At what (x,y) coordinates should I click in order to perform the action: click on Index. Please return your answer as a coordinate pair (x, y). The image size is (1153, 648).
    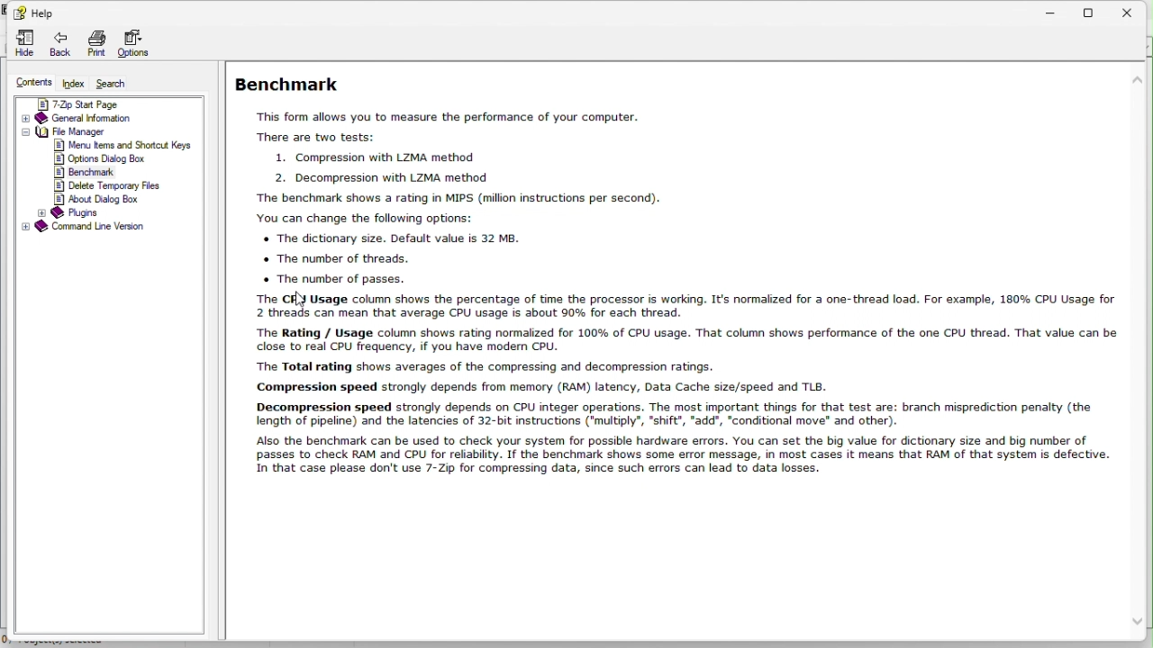
    Looking at the image, I should click on (74, 82).